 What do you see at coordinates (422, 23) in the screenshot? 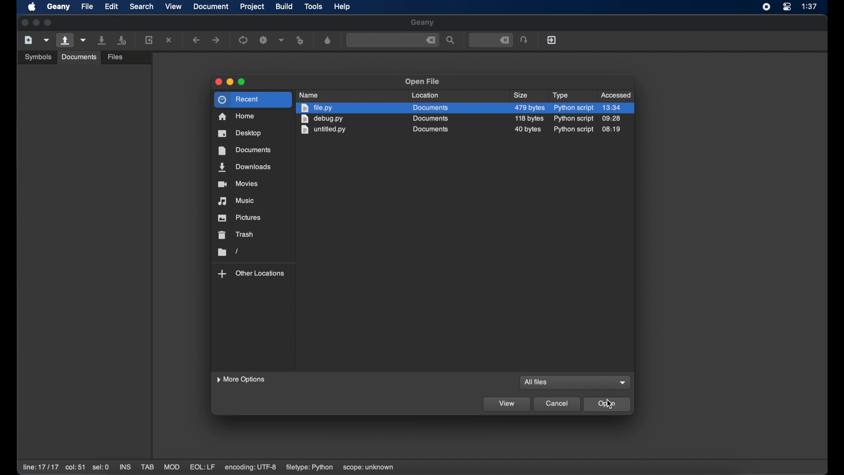
I see `geany` at bounding box center [422, 23].